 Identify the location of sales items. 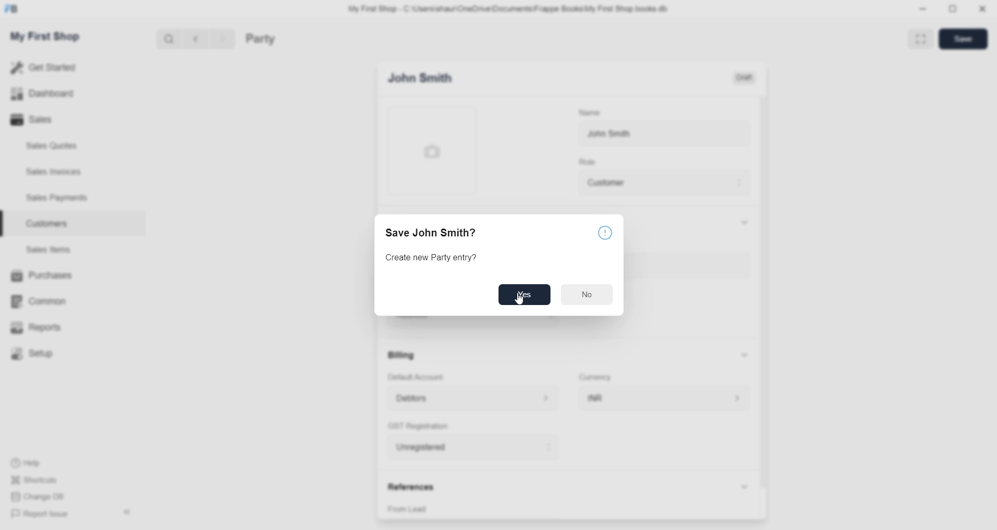
(48, 249).